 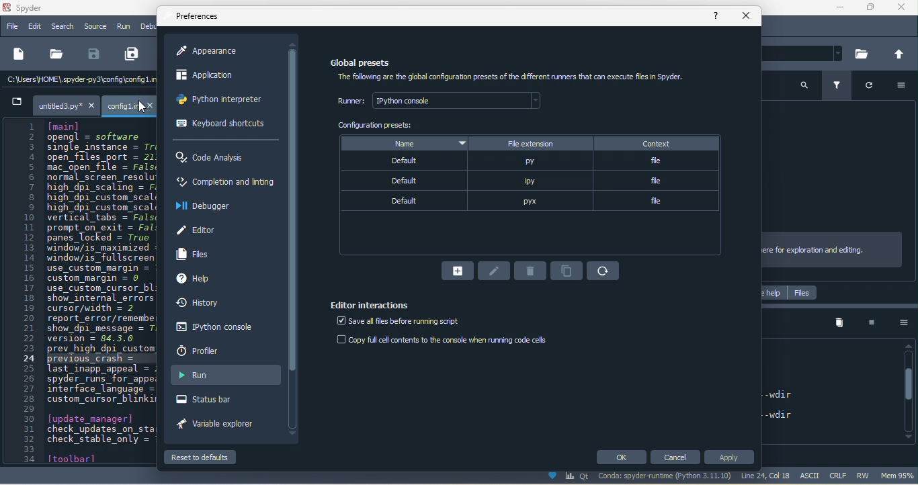 What do you see at coordinates (903, 85) in the screenshot?
I see `option` at bounding box center [903, 85].